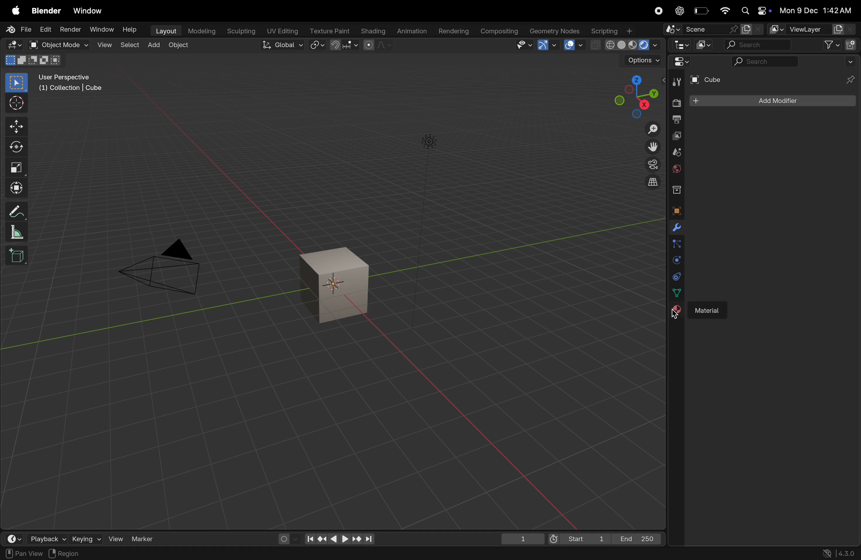  Describe the element at coordinates (145, 538) in the screenshot. I see `marker` at that location.